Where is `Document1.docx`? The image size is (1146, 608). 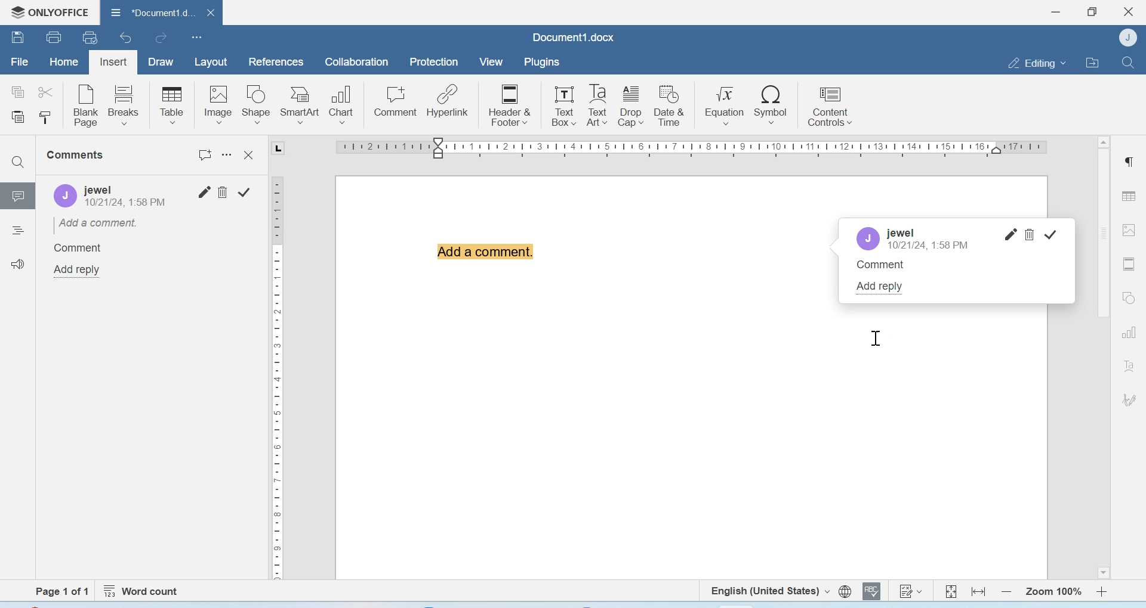 Document1.docx is located at coordinates (574, 37).